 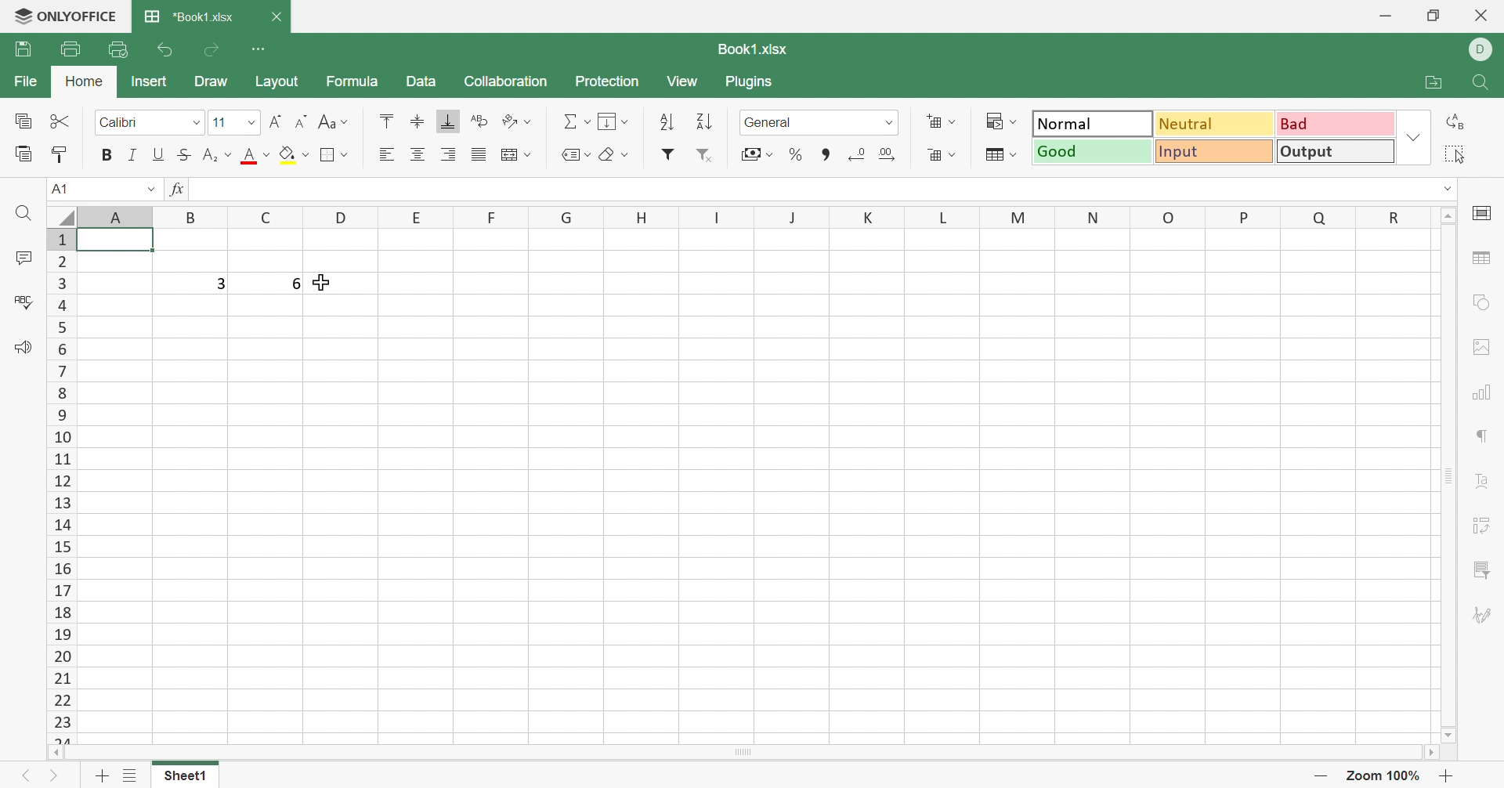 I want to click on Neutral, so click(x=1216, y=125).